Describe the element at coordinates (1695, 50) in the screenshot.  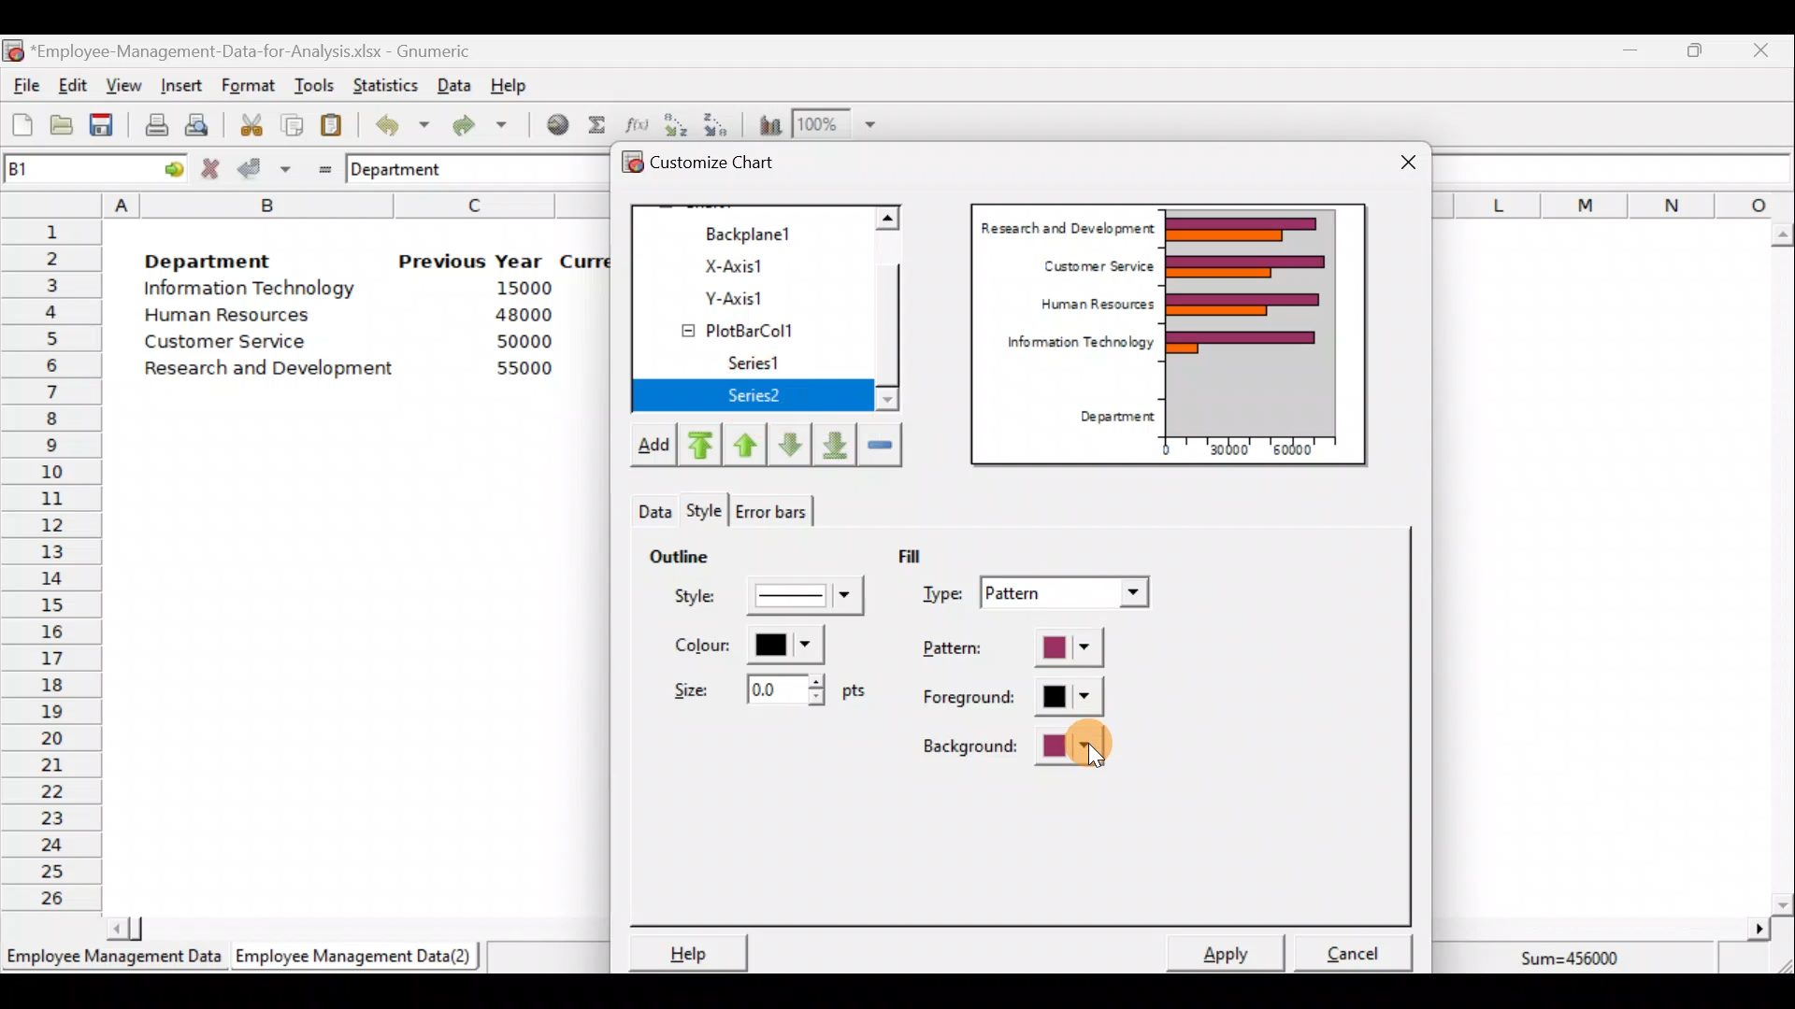
I see `Maximize` at that location.